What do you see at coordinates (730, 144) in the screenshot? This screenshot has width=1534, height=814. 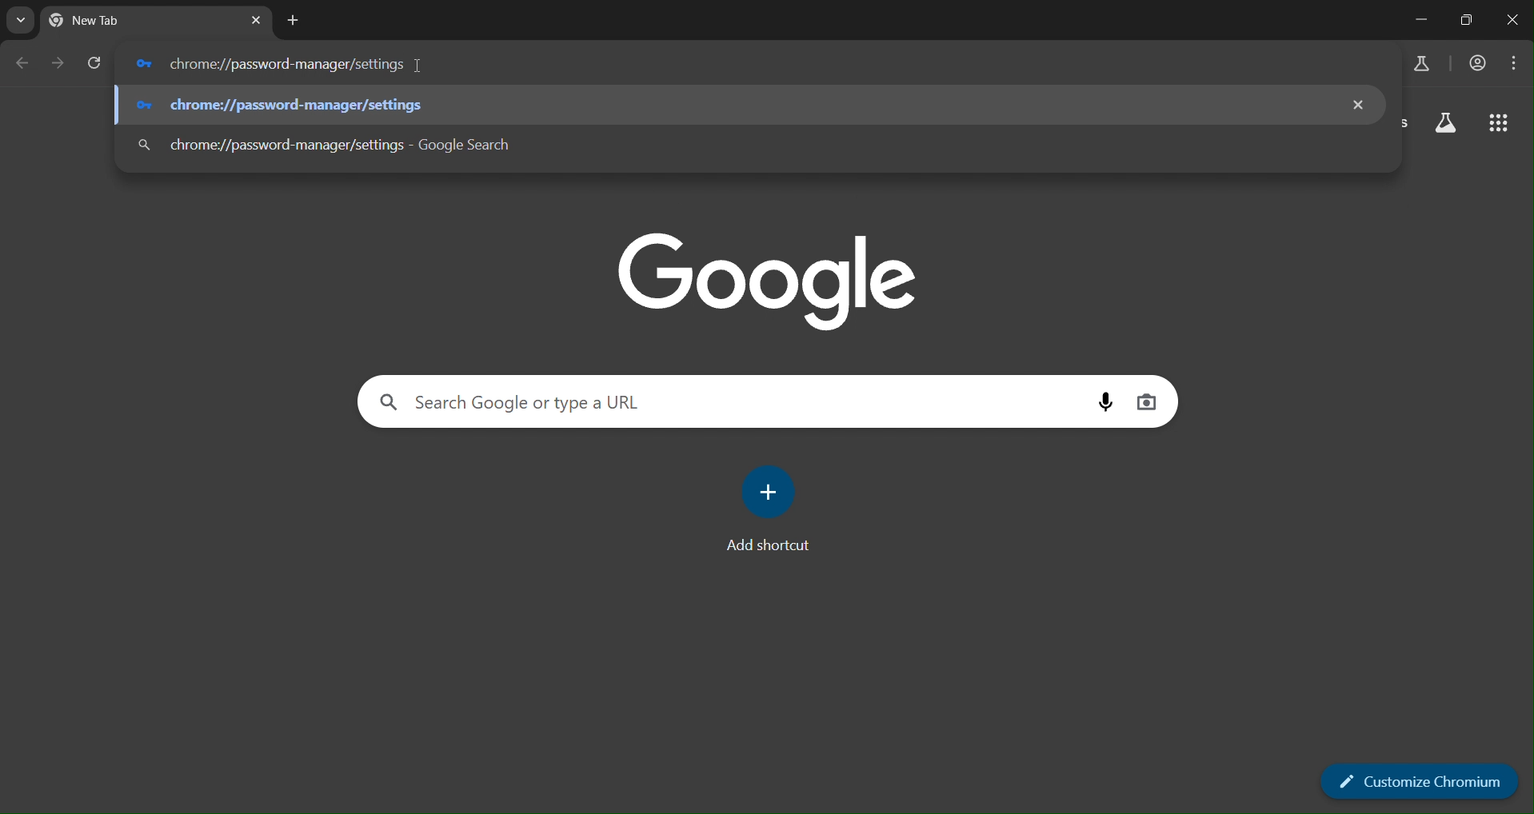 I see `chrome://password-manager/settings - Google Search` at bounding box center [730, 144].